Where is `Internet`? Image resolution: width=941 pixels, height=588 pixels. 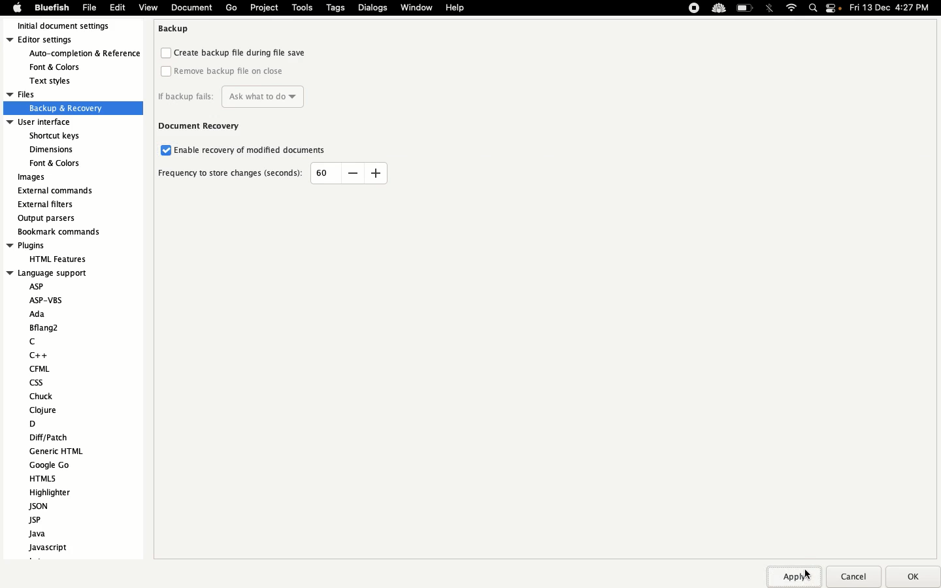 Internet is located at coordinates (791, 7).